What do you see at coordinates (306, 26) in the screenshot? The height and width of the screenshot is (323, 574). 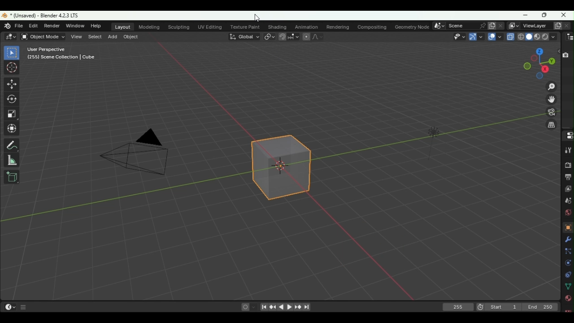 I see `Animation` at bounding box center [306, 26].